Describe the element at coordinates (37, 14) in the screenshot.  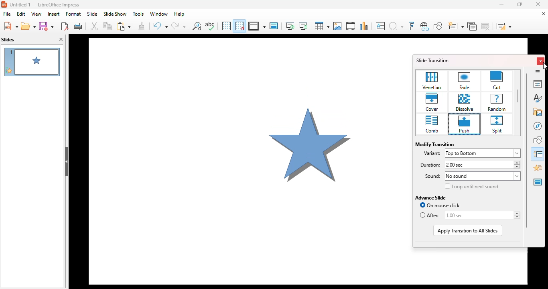
I see `view` at that location.